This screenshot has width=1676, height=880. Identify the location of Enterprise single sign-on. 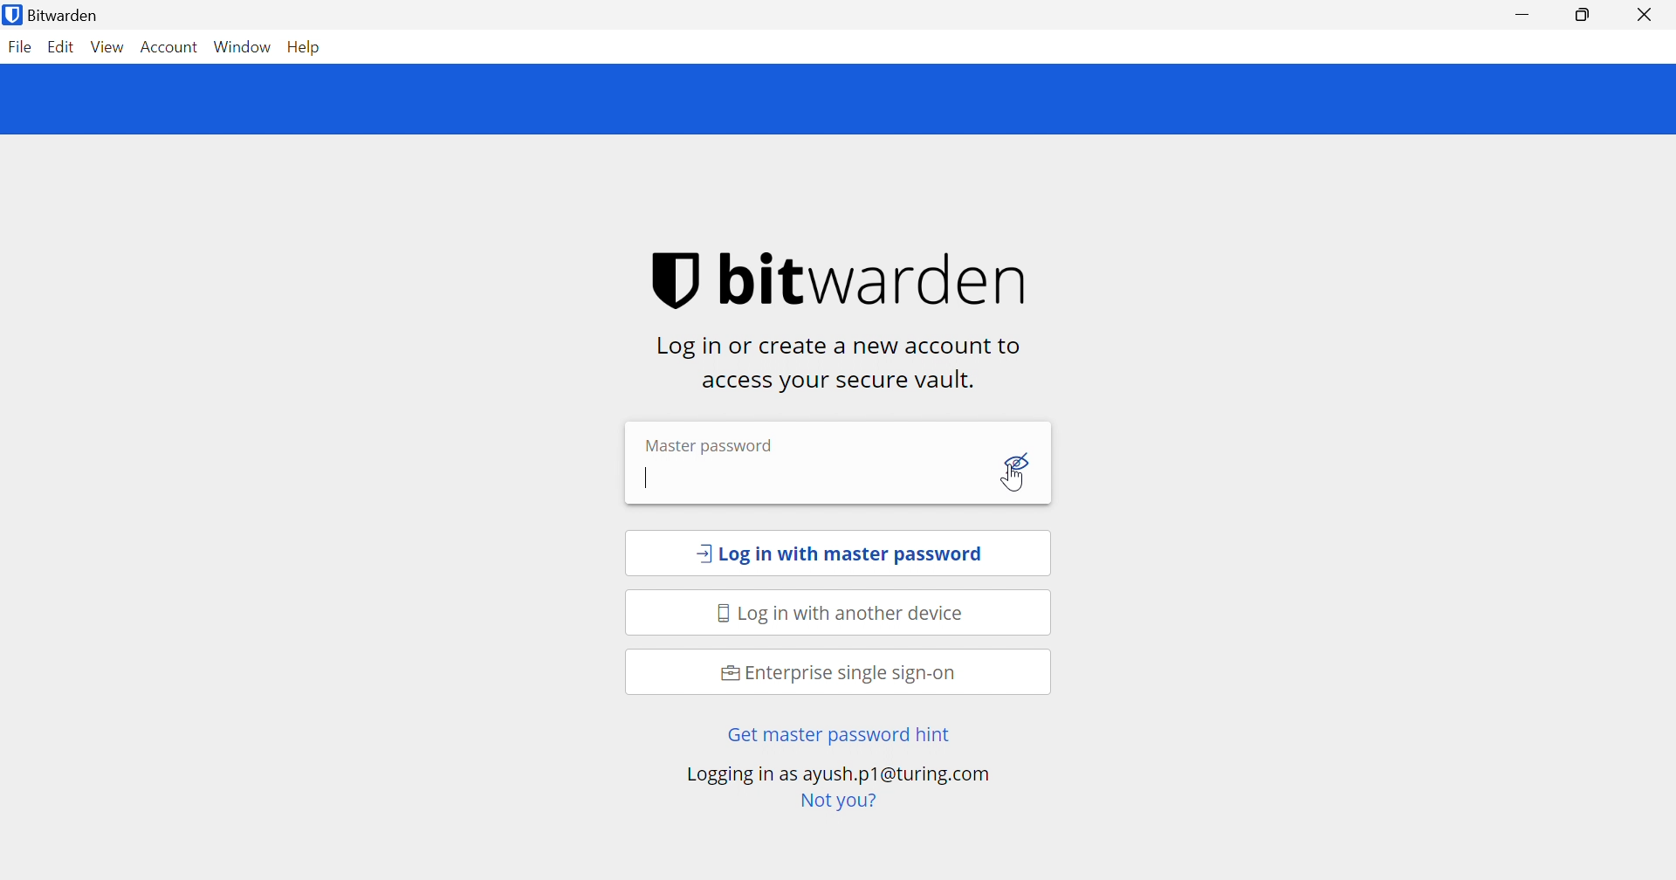
(839, 674).